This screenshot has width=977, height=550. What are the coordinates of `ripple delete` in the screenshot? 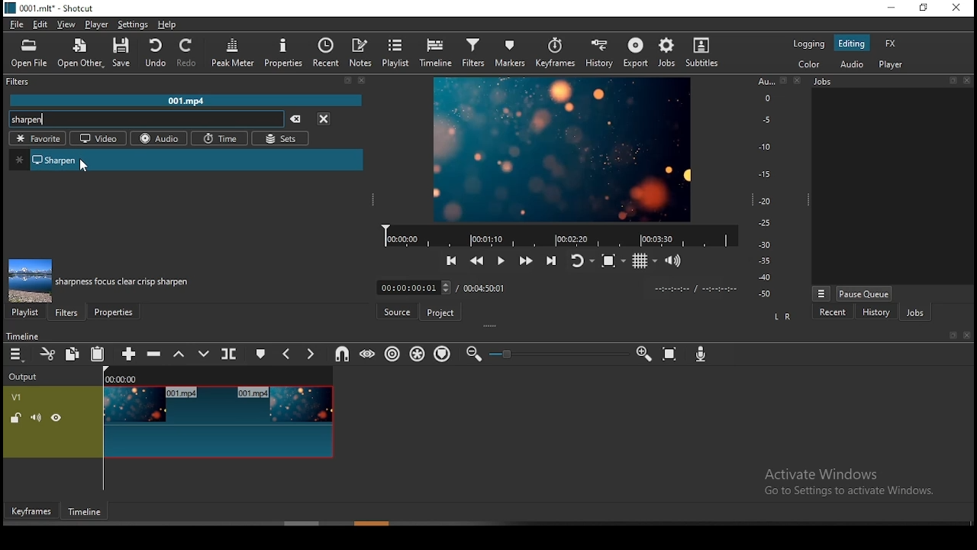 It's located at (153, 354).